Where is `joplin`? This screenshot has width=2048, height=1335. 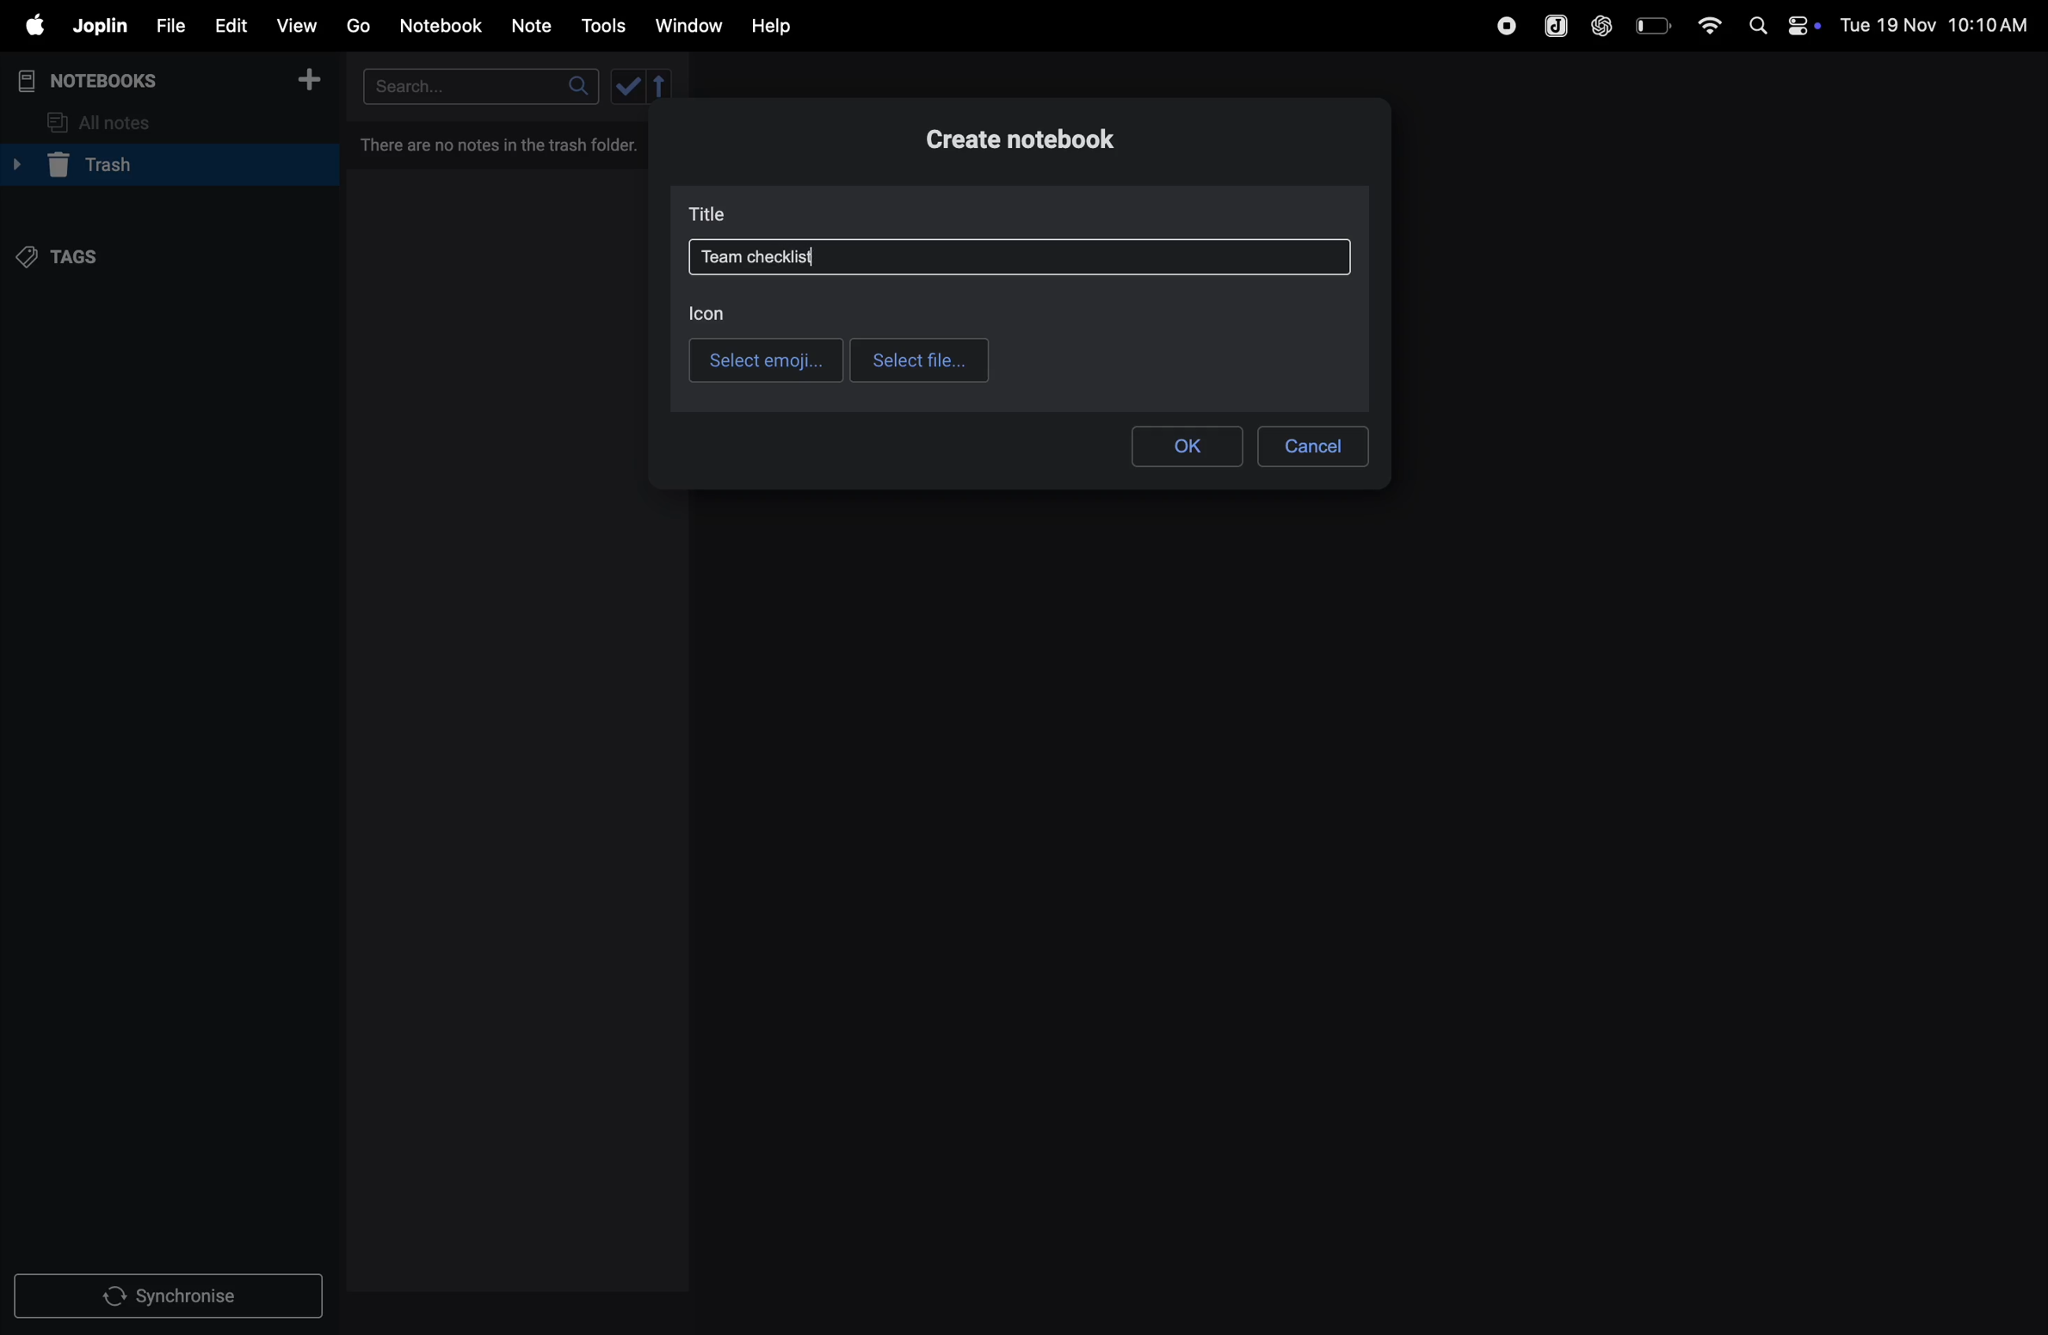 joplin is located at coordinates (102, 27).